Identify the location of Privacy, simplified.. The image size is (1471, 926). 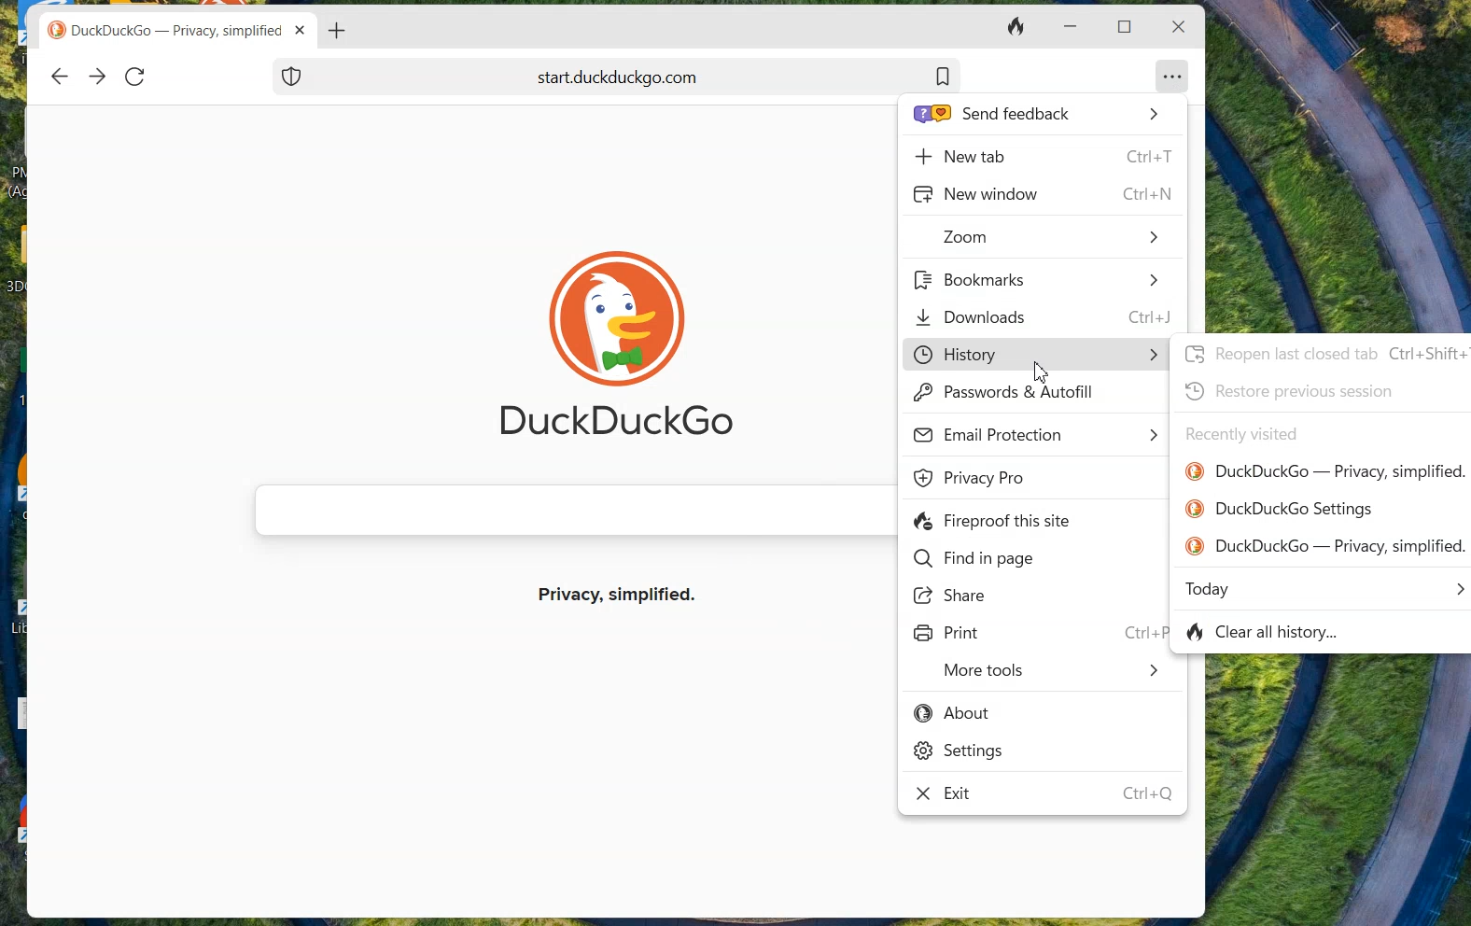
(621, 598).